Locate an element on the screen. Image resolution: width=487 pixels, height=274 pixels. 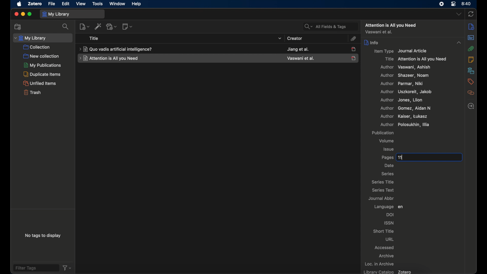
author polosukhin, illia is located at coordinates (391, 125).